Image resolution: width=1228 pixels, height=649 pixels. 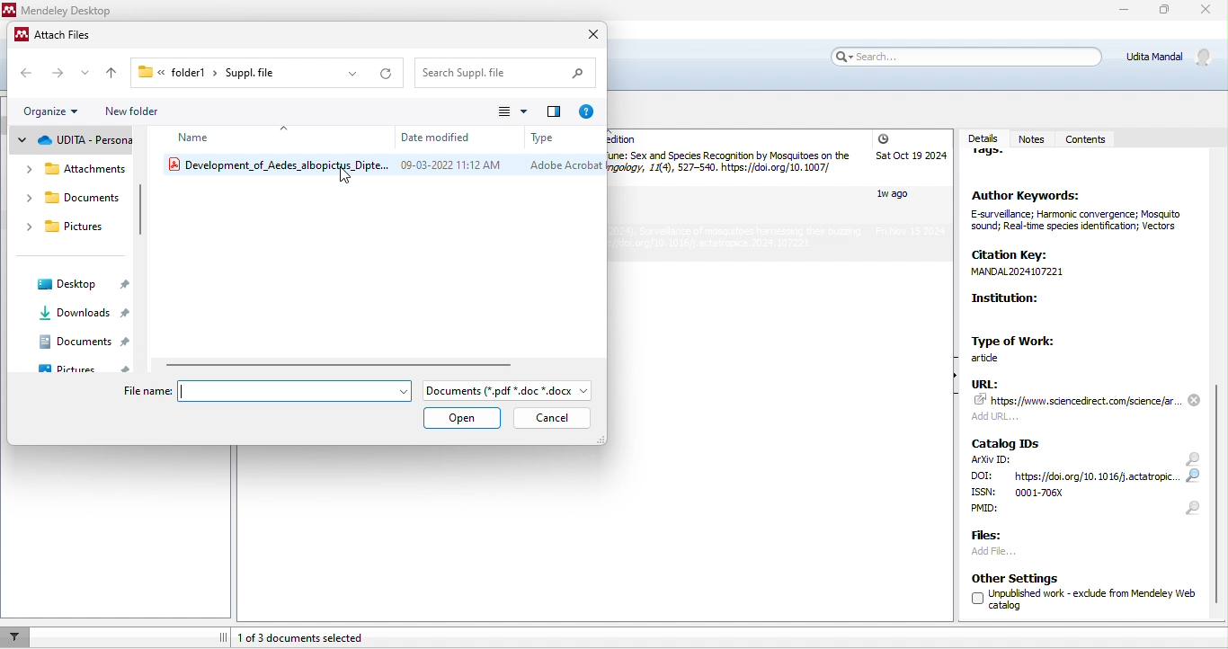 What do you see at coordinates (71, 168) in the screenshot?
I see `attachment` at bounding box center [71, 168].